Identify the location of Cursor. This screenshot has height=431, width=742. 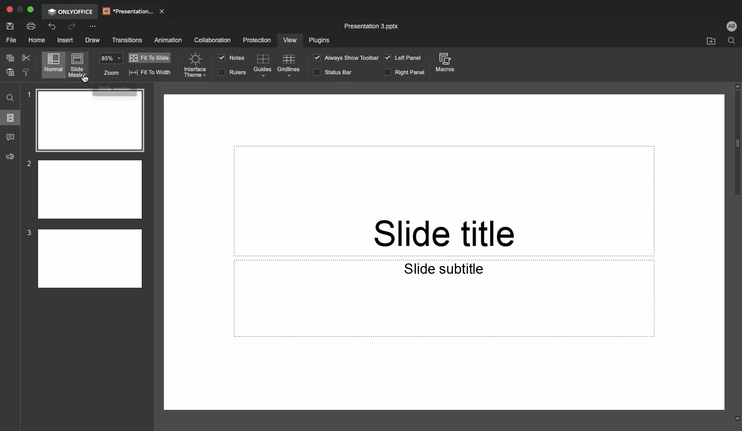
(81, 72).